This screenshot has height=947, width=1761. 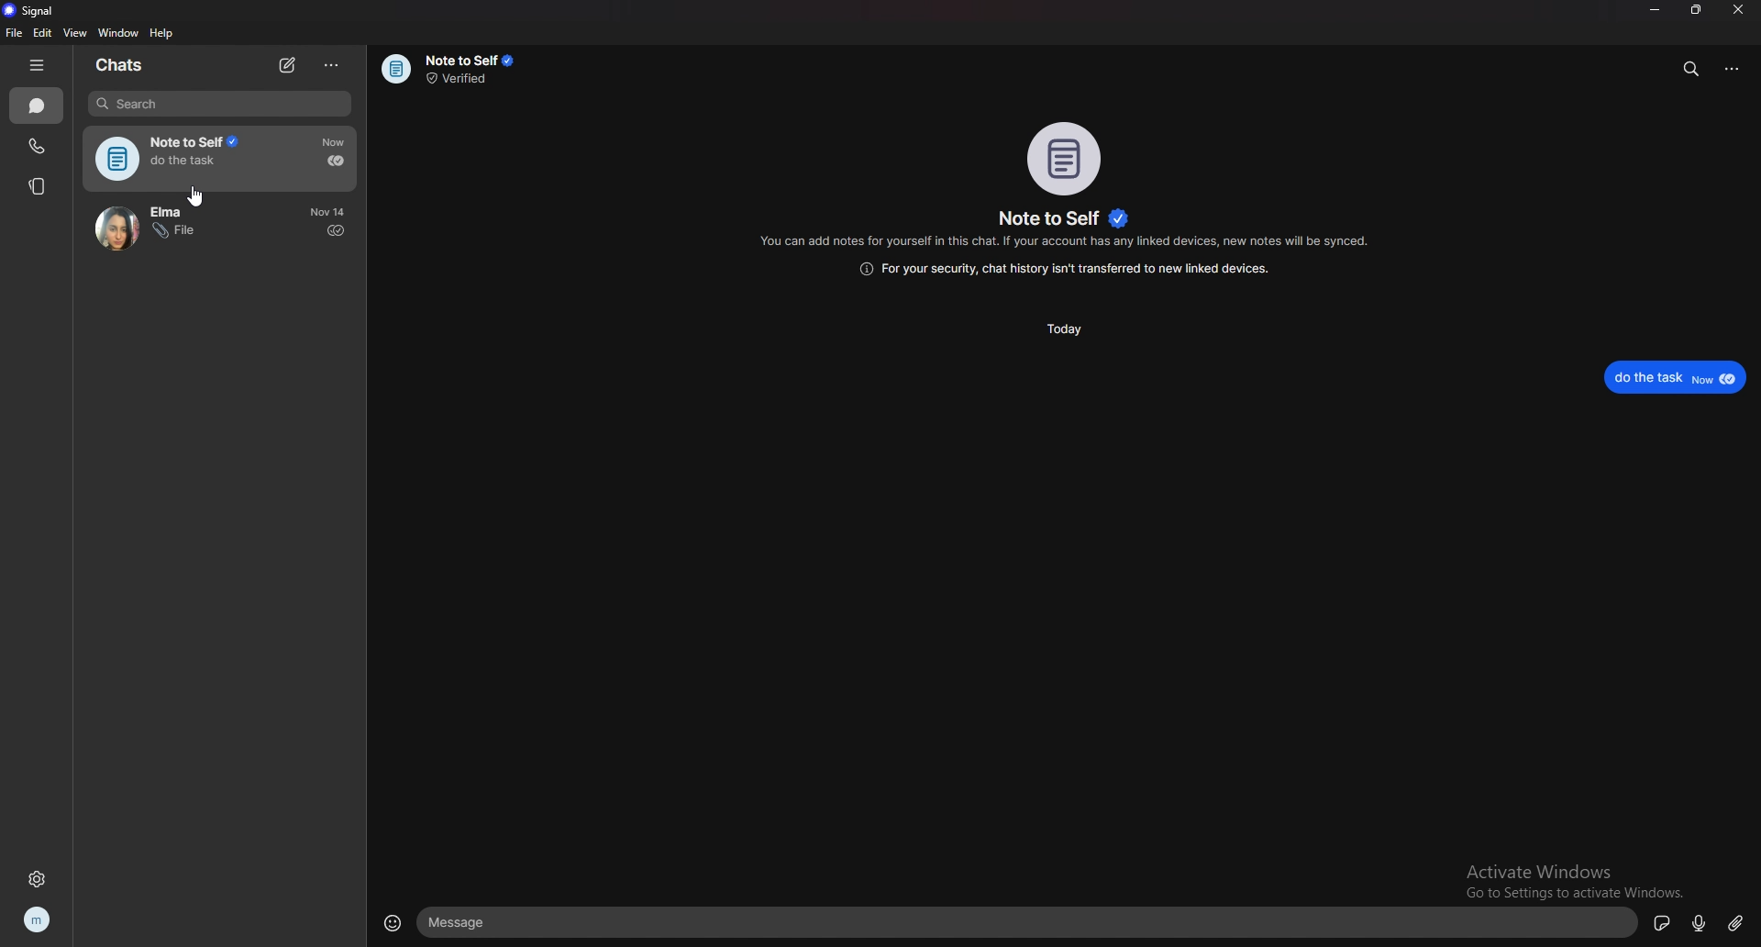 I want to click on new chat, so click(x=289, y=66).